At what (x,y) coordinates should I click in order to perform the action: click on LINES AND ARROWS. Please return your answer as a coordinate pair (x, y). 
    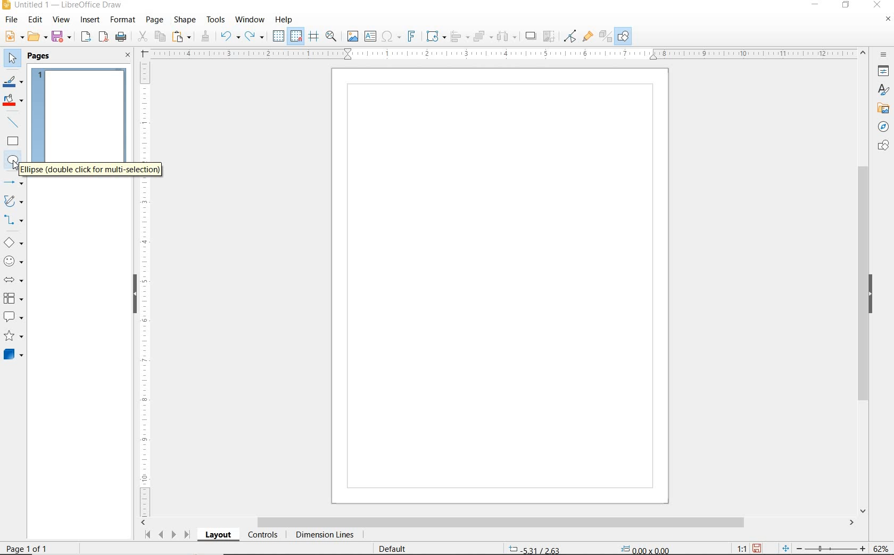
    Looking at the image, I should click on (14, 183).